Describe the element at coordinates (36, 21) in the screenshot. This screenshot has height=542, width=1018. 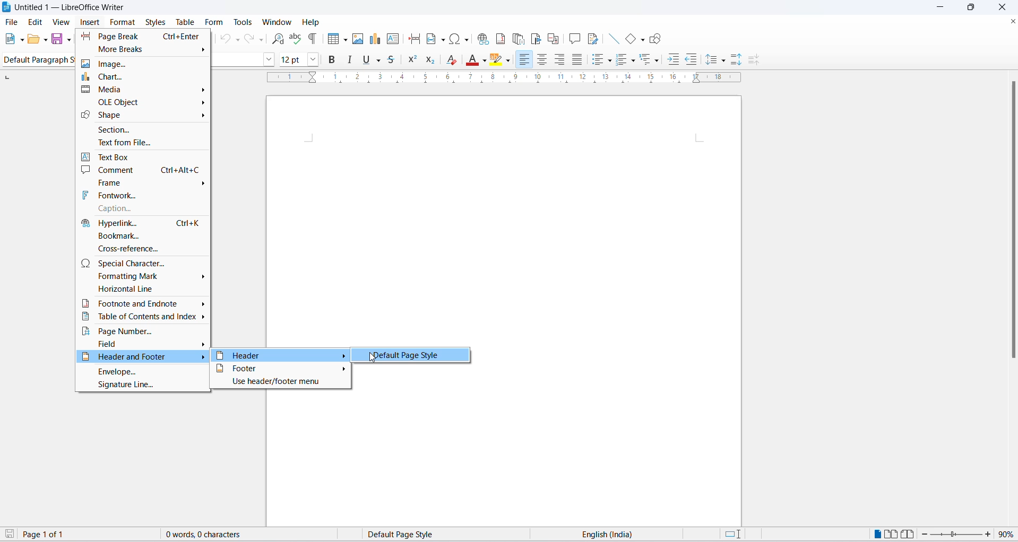
I see `edit` at that location.